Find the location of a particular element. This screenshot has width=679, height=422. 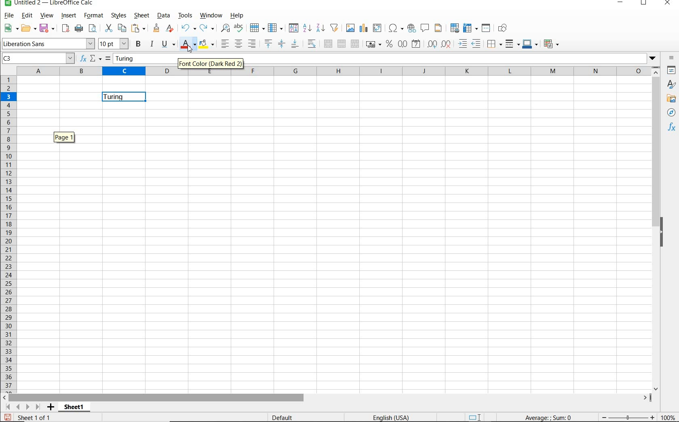

SHEET 1 is located at coordinates (75, 407).